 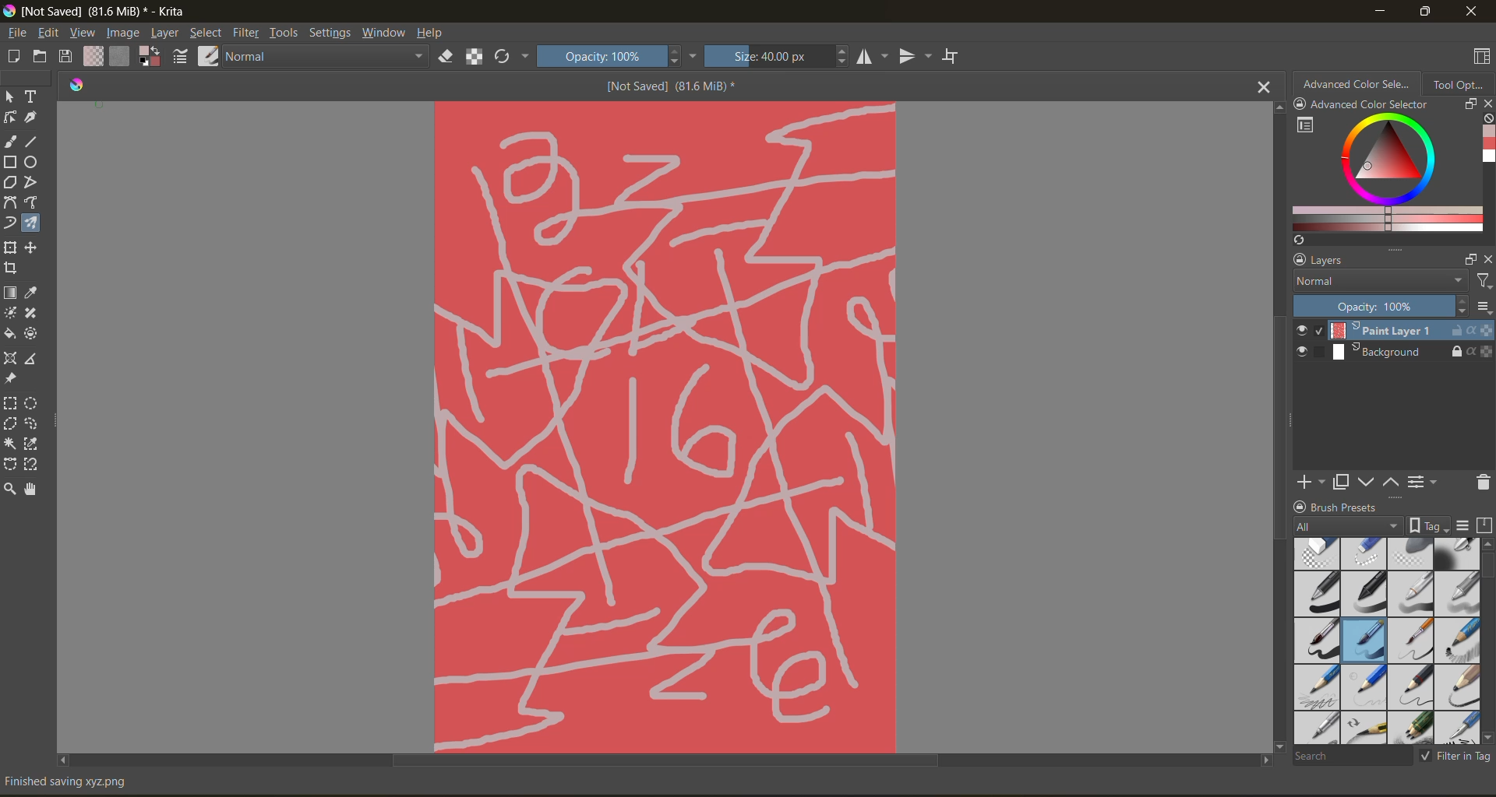 What do you see at coordinates (383, 33) in the screenshot?
I see `window` at bounding box center [383, 33].